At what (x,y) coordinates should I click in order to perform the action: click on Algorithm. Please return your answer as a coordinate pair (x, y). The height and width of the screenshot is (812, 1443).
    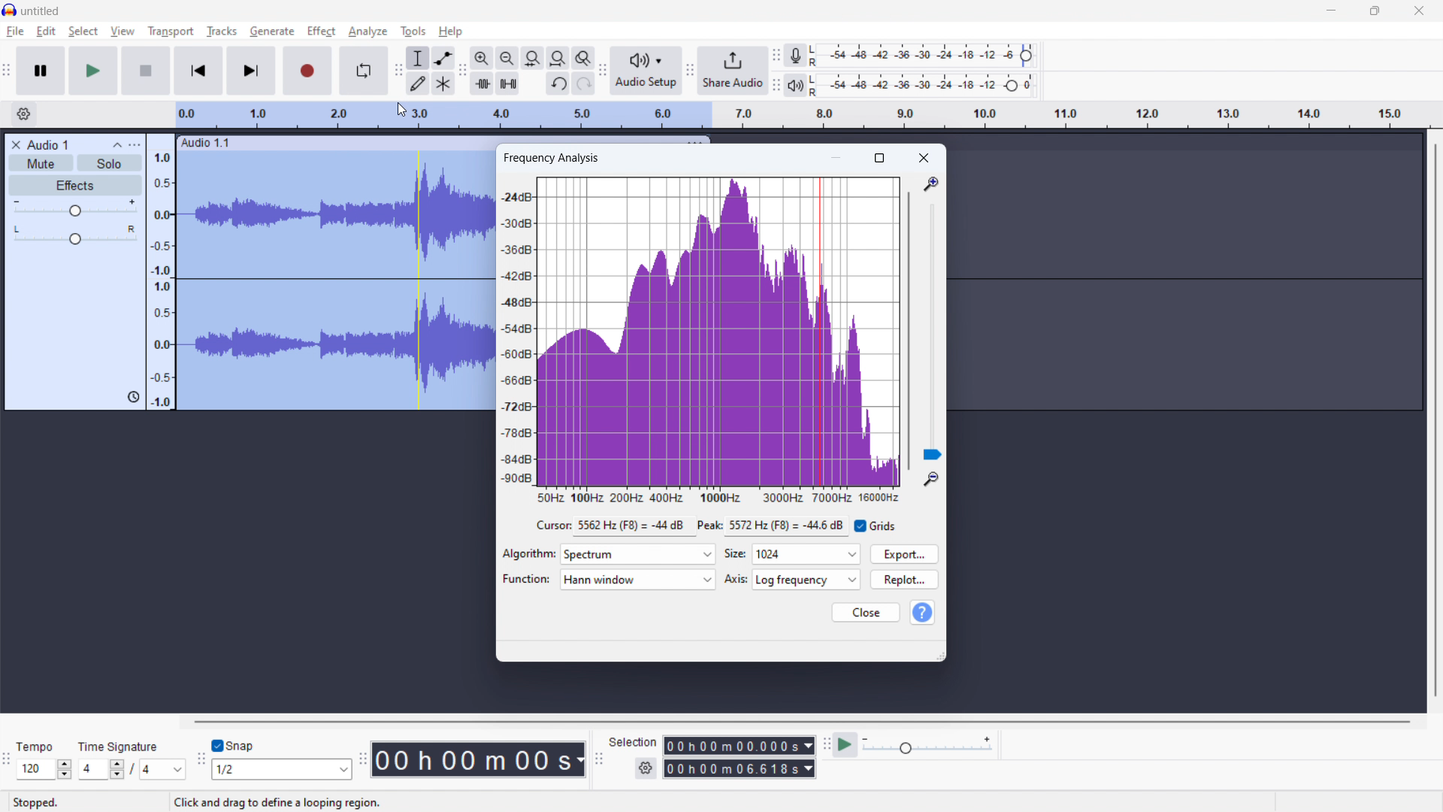
    Looking at the image, I should click on (529, 554).